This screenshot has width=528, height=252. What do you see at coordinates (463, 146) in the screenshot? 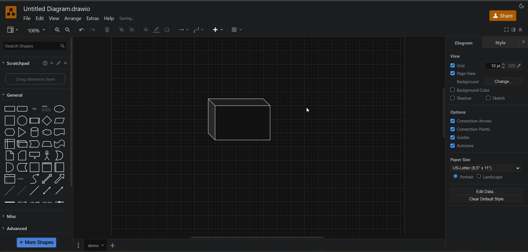
I see `autosave` at bounding box center [463, 146].